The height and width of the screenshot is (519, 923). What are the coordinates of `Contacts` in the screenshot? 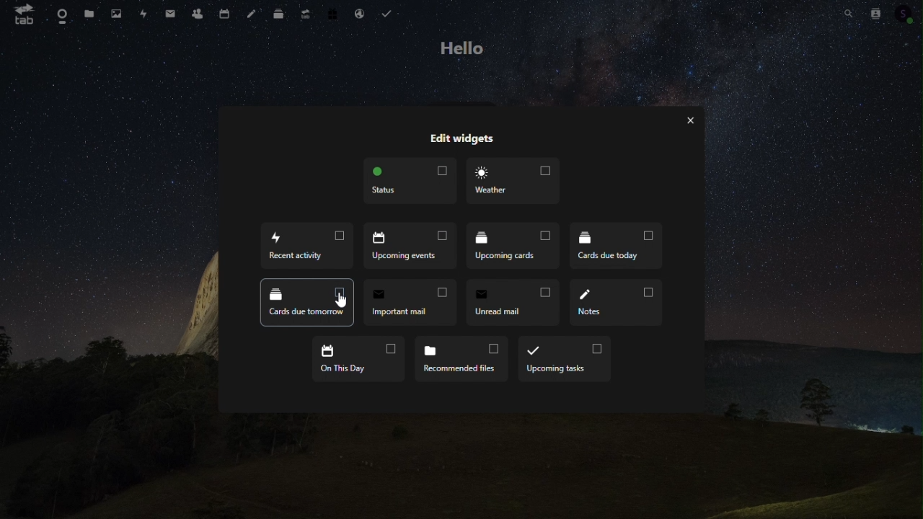 It's located at (876, 12).